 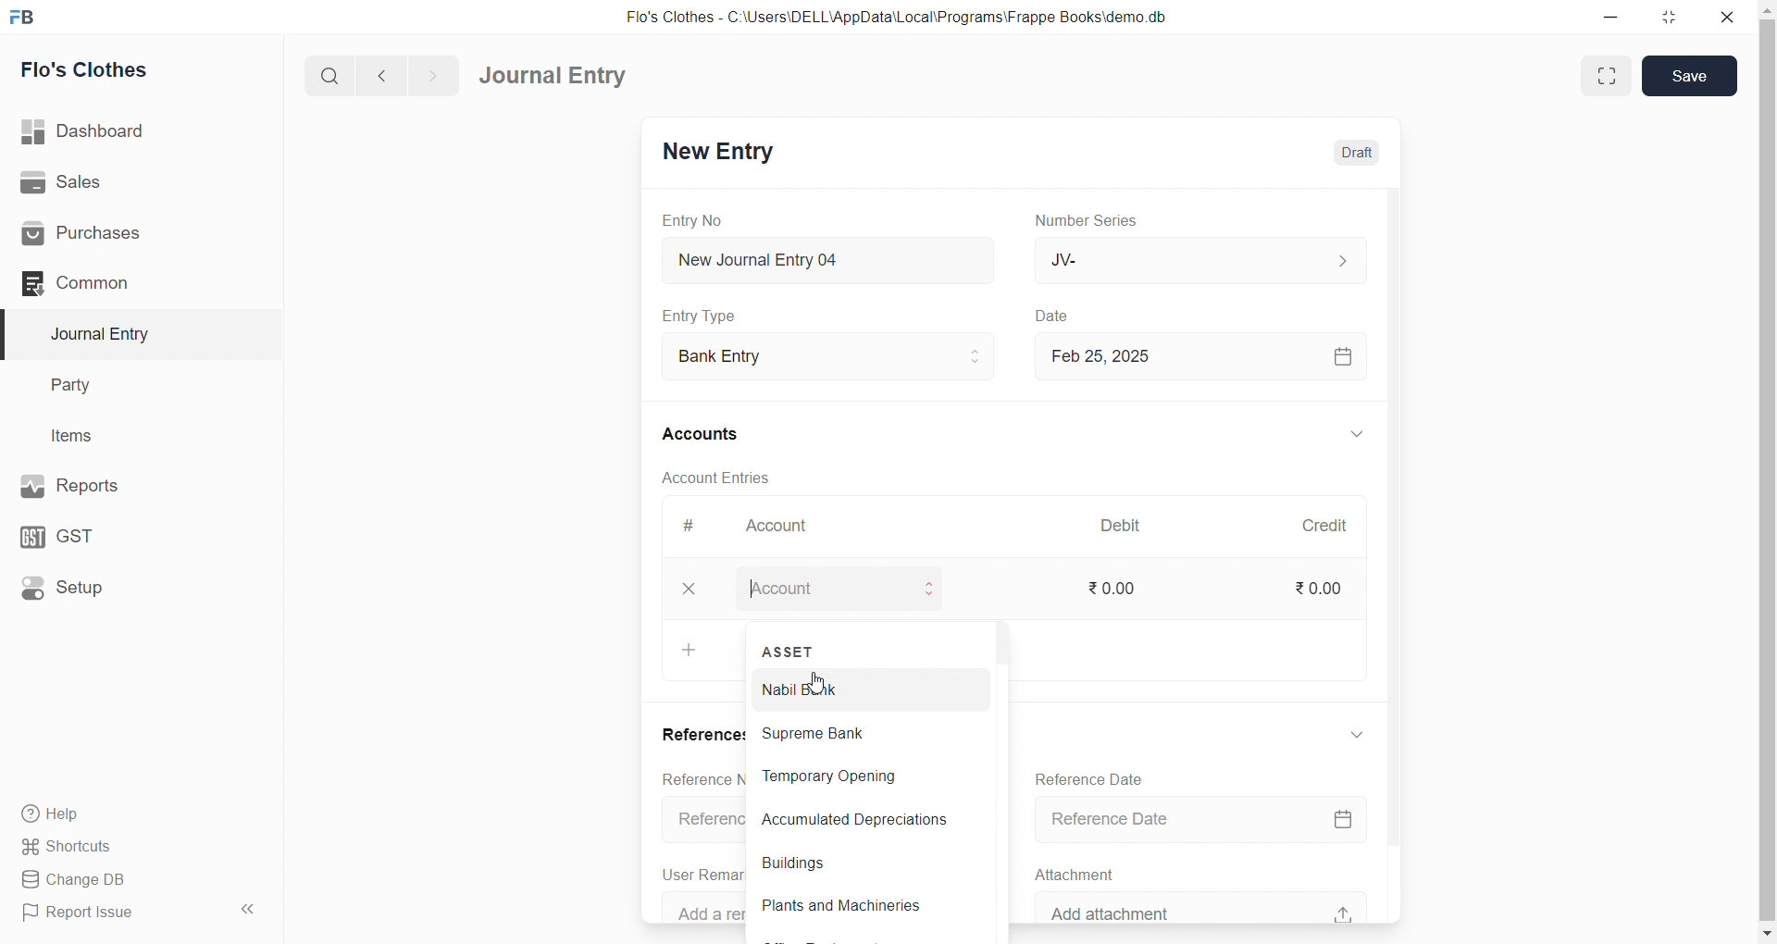 What do you see at coordinates (702, 220) in the screenshot?
I see `Entry No.` at bounding box center [702, 220].